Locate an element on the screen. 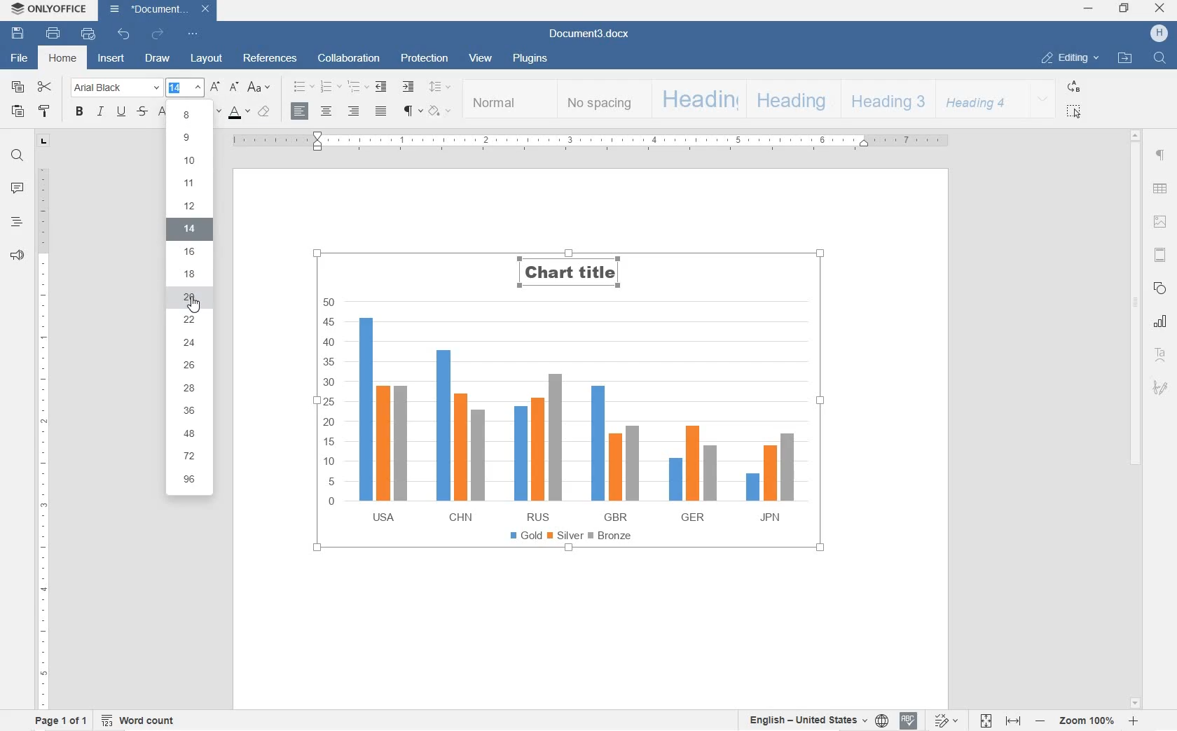 The height and width of the screenshot is (731, 1177). 10 is located at coordinates (188, 161).